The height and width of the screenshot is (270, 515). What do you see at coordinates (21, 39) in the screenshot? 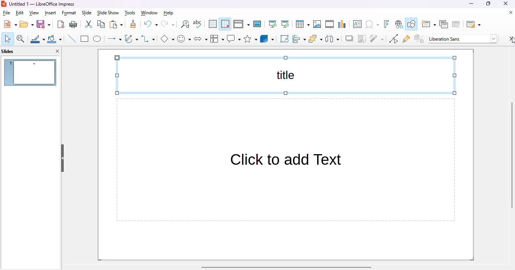
I see `zoom & pan` at bounding box center [21, 39].